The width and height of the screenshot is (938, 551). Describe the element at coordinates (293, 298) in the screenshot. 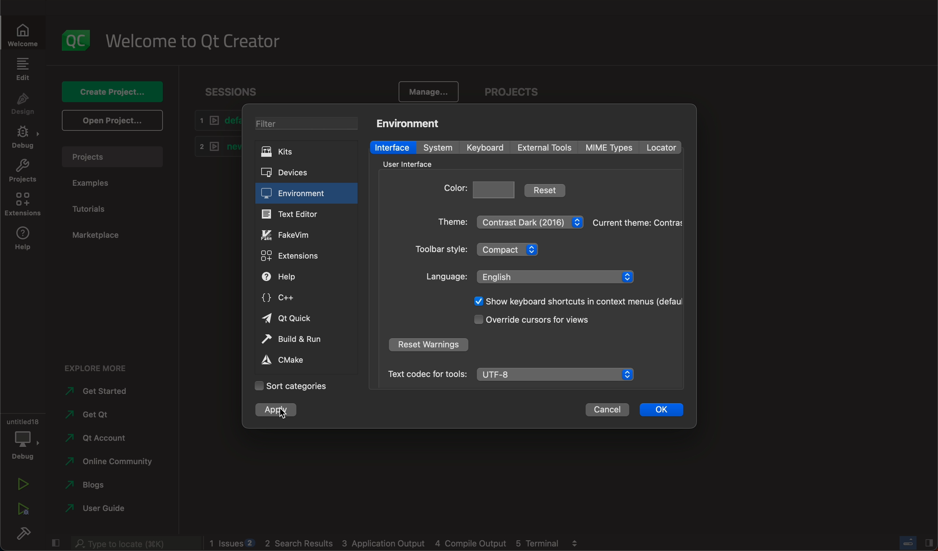

I see `c++` at that location.